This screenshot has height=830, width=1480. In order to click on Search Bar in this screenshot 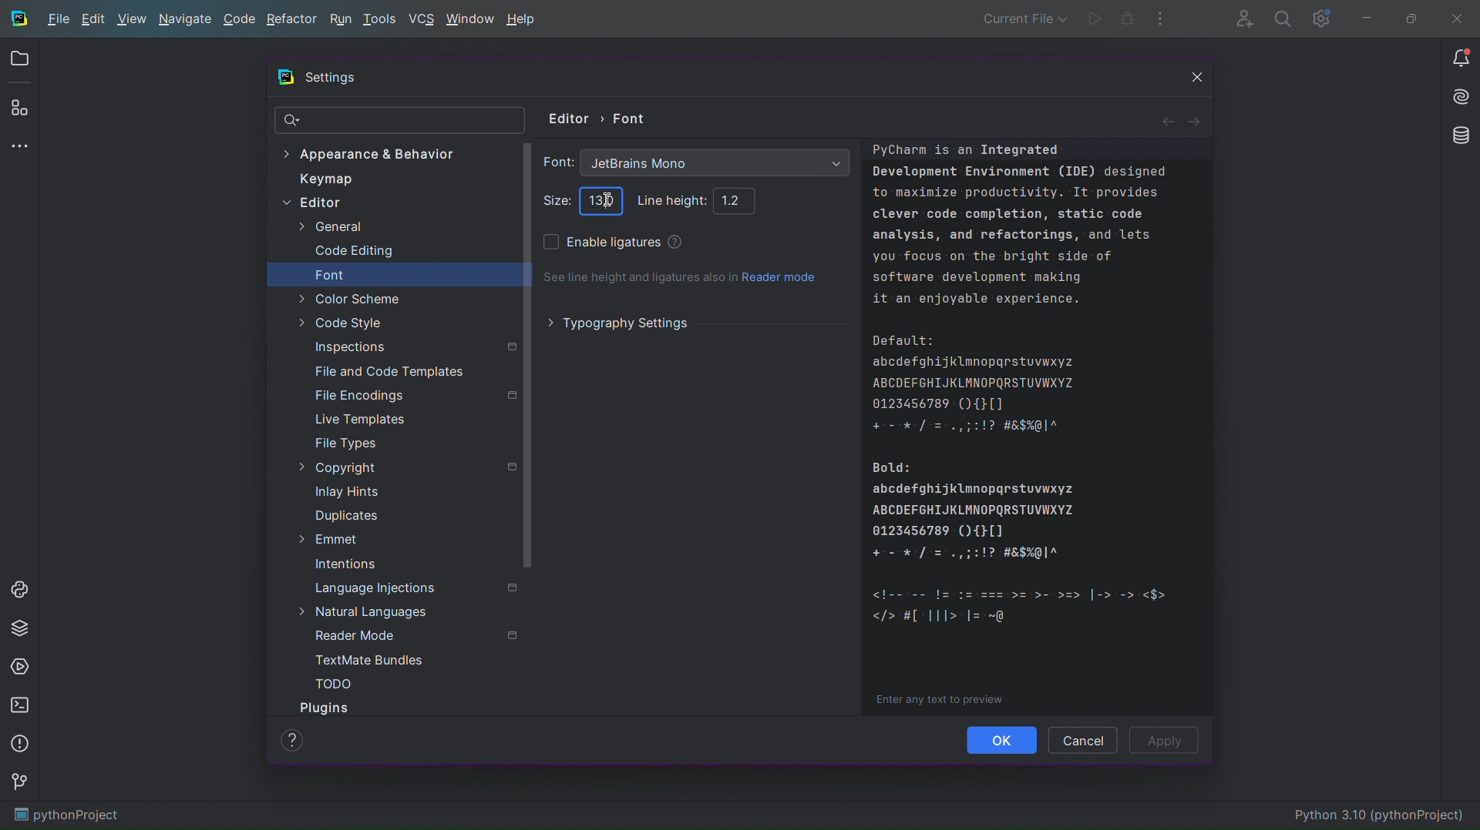, I will do `click(401, 121)`.